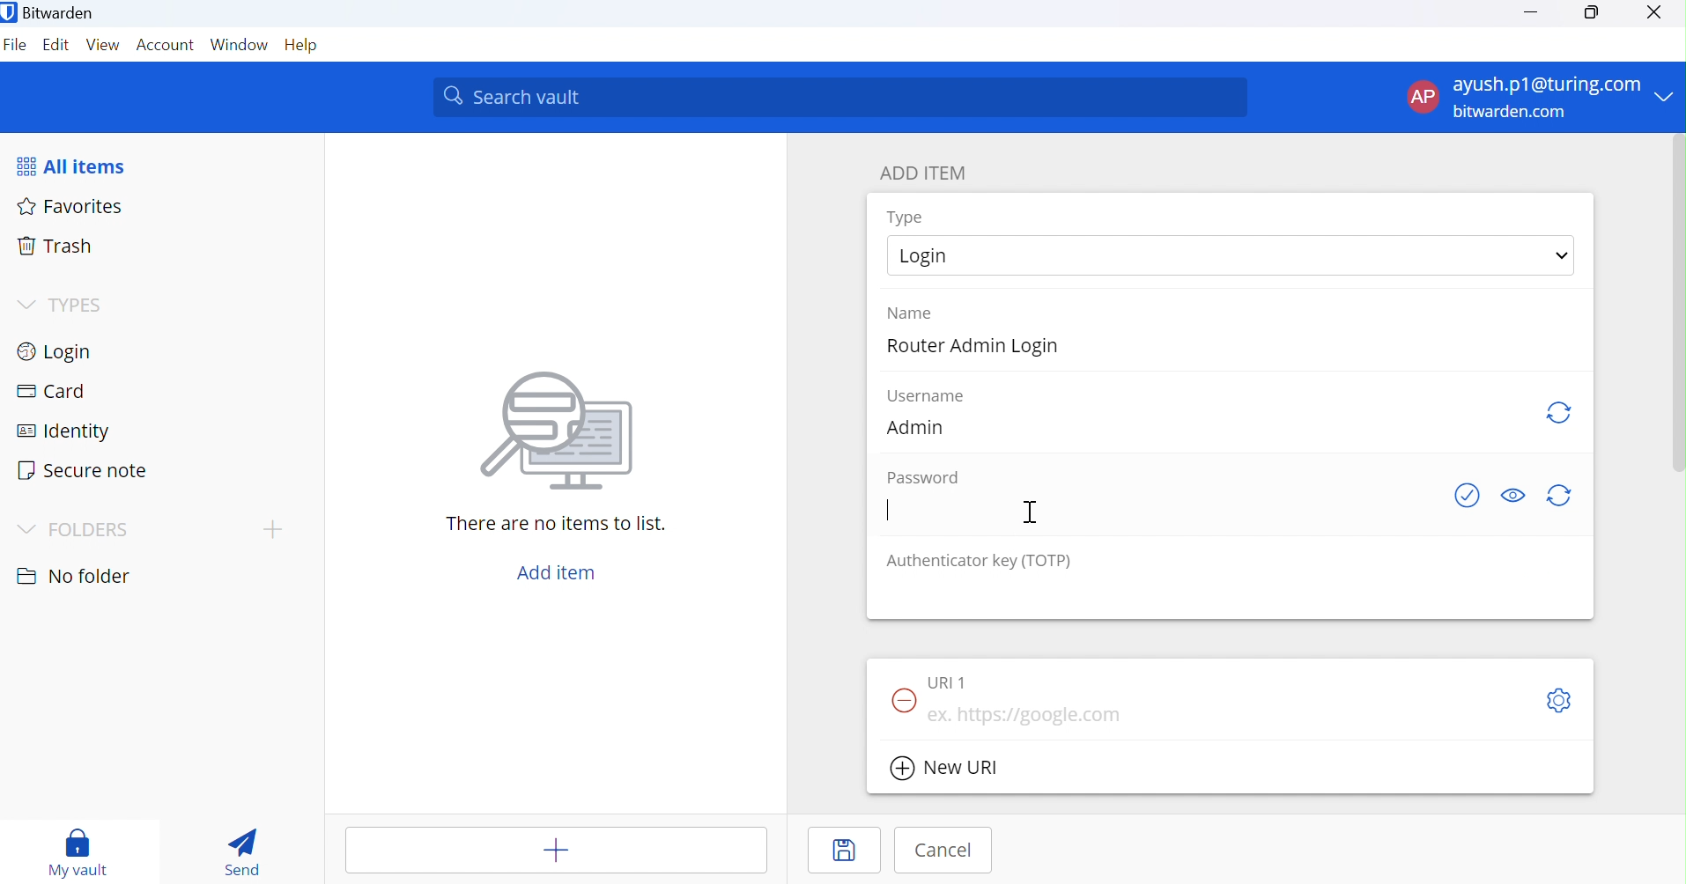 The width and height of the screenshot is (1686, 884). What do you see at coordinates (72, 572) in the screenshot?
I see `No folder` at bounding box center [72, 572].